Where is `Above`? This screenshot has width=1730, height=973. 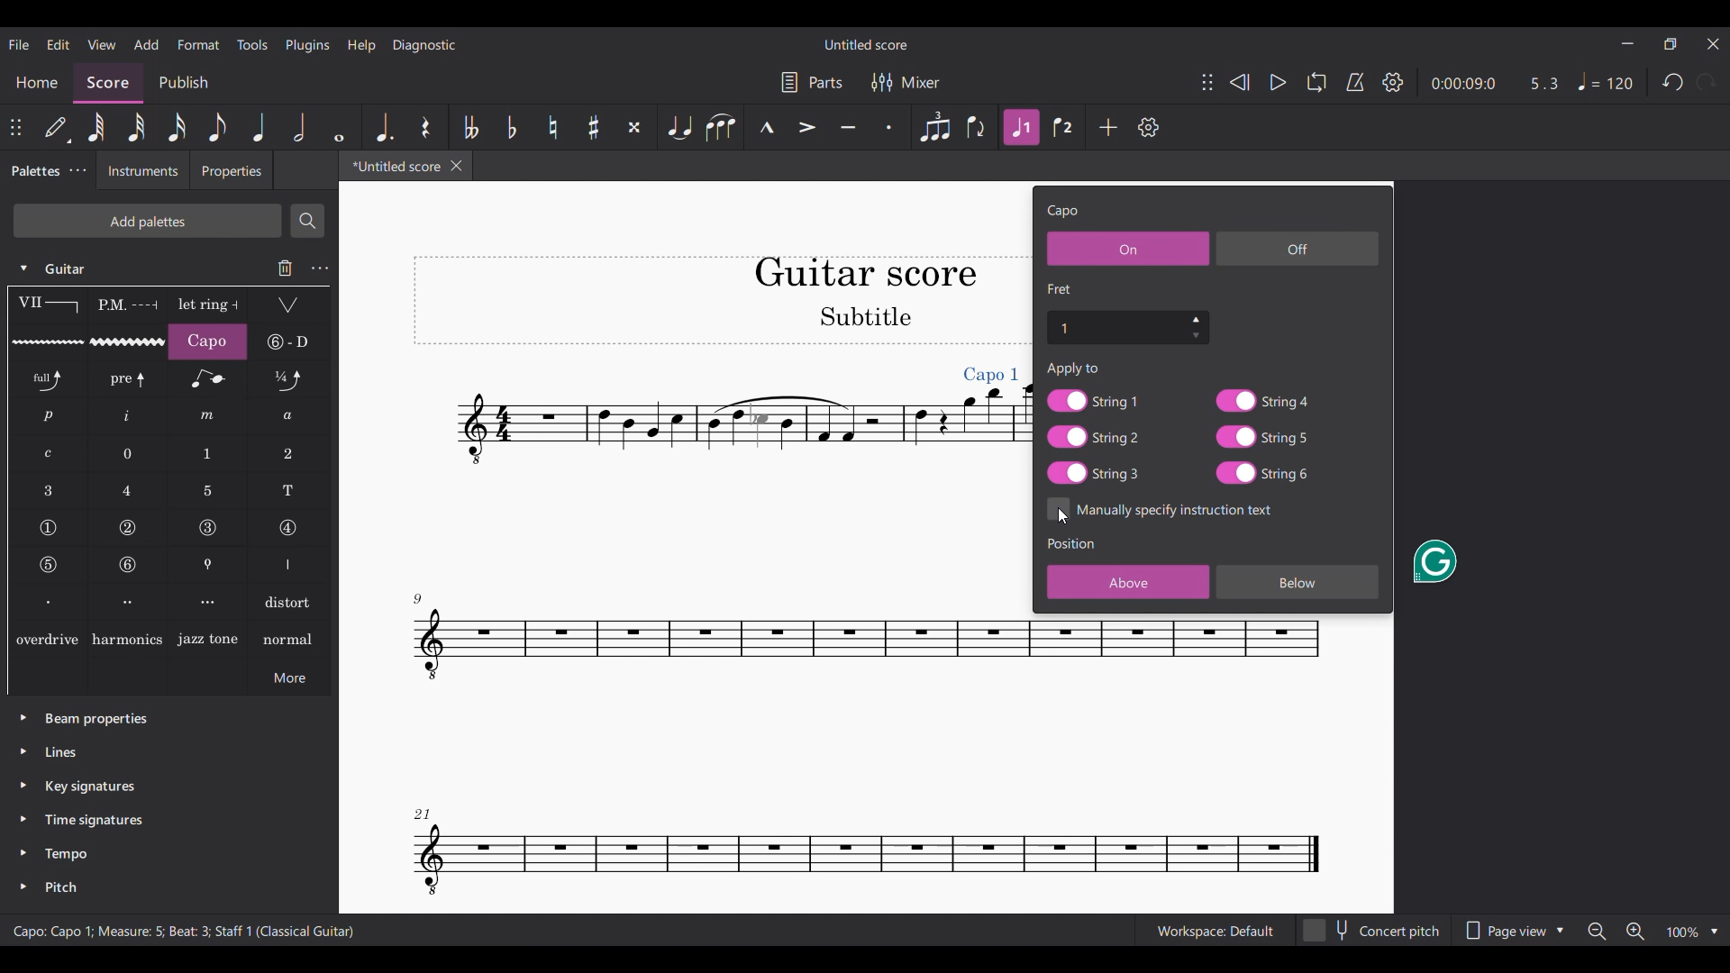 Above is located at coordinates (1128, 582).